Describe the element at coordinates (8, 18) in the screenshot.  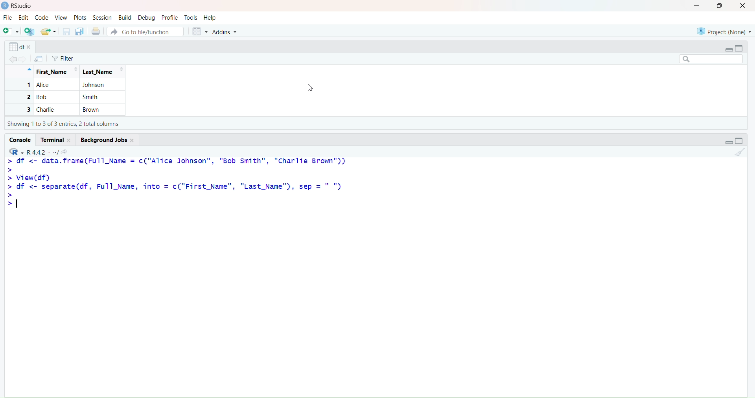
I see `File` at that location.